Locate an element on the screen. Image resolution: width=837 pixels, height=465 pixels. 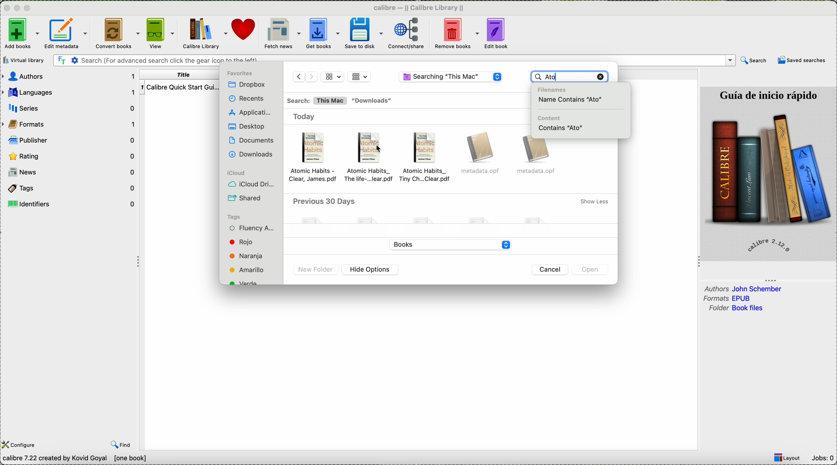
maximize program is located at coordinates (29, 8).